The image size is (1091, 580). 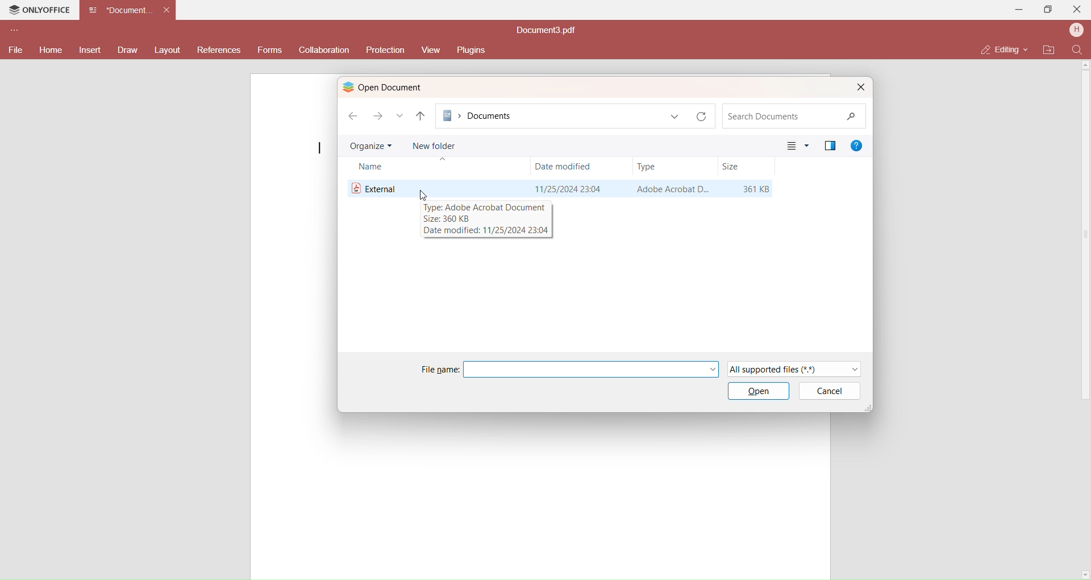 I want to click on Search Document, so click(x=792, y=117).